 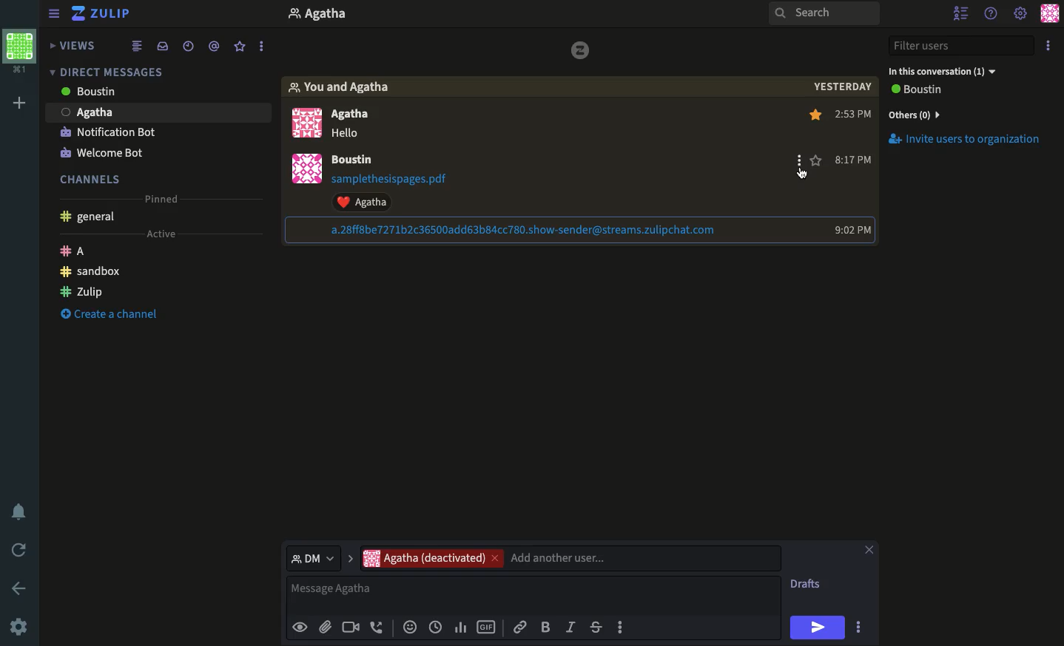 What do you see at coordinates (75, 253) in the screenshot?
I see `A` at bounding box center [75, 253].